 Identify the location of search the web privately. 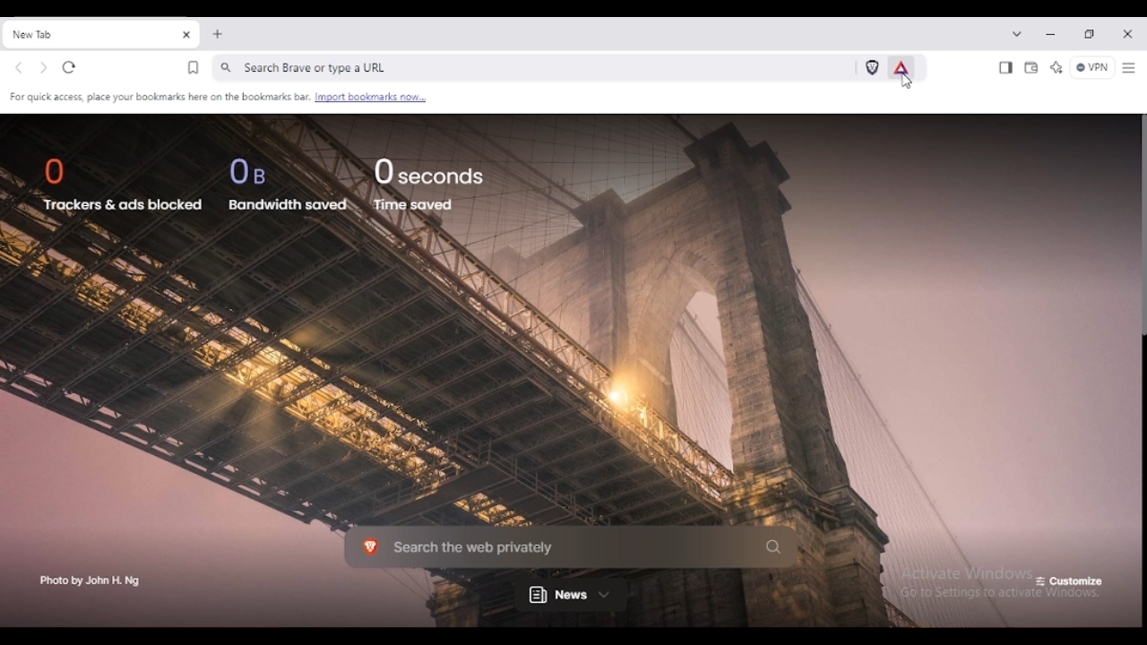
(572, 547).